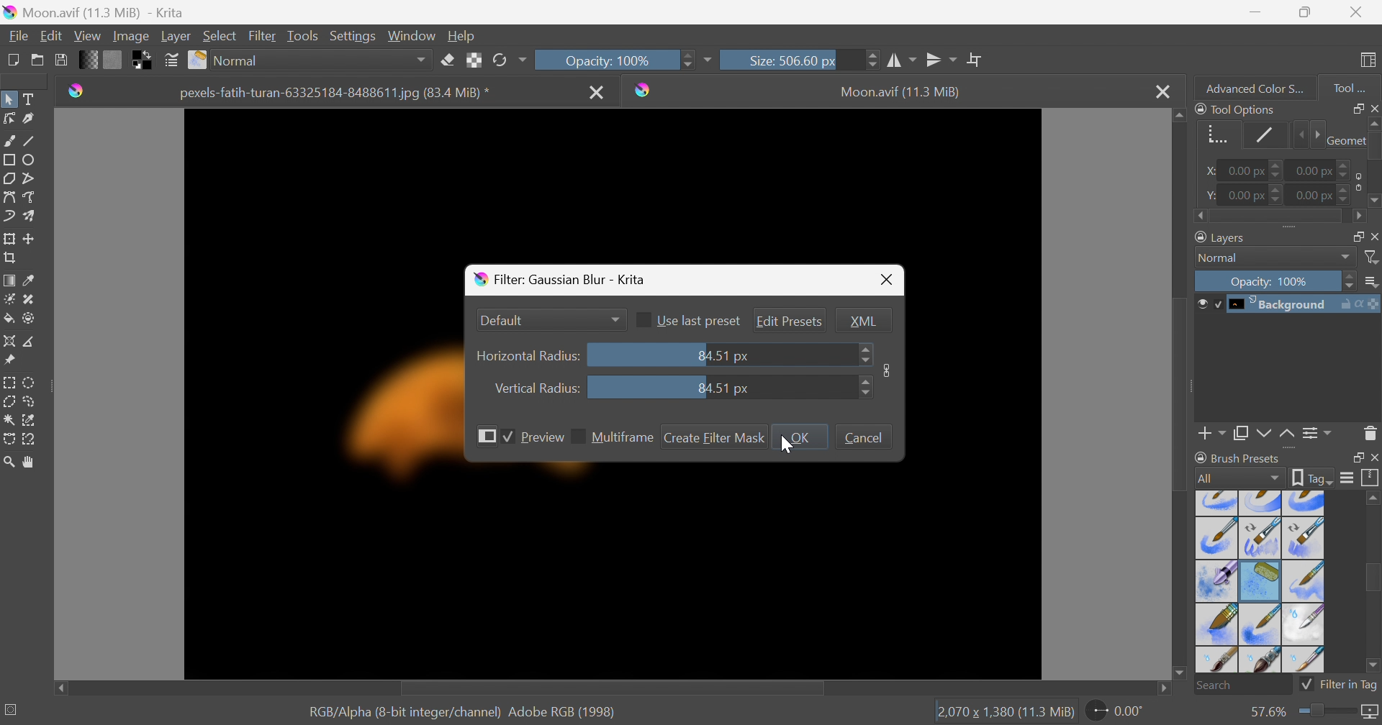 The width and height of the screenshot is (1382, 725). Describe the element at coordinates (565, 281) in the screenshot. I see `Filter: Gaussian Blur - Krita` at that location.